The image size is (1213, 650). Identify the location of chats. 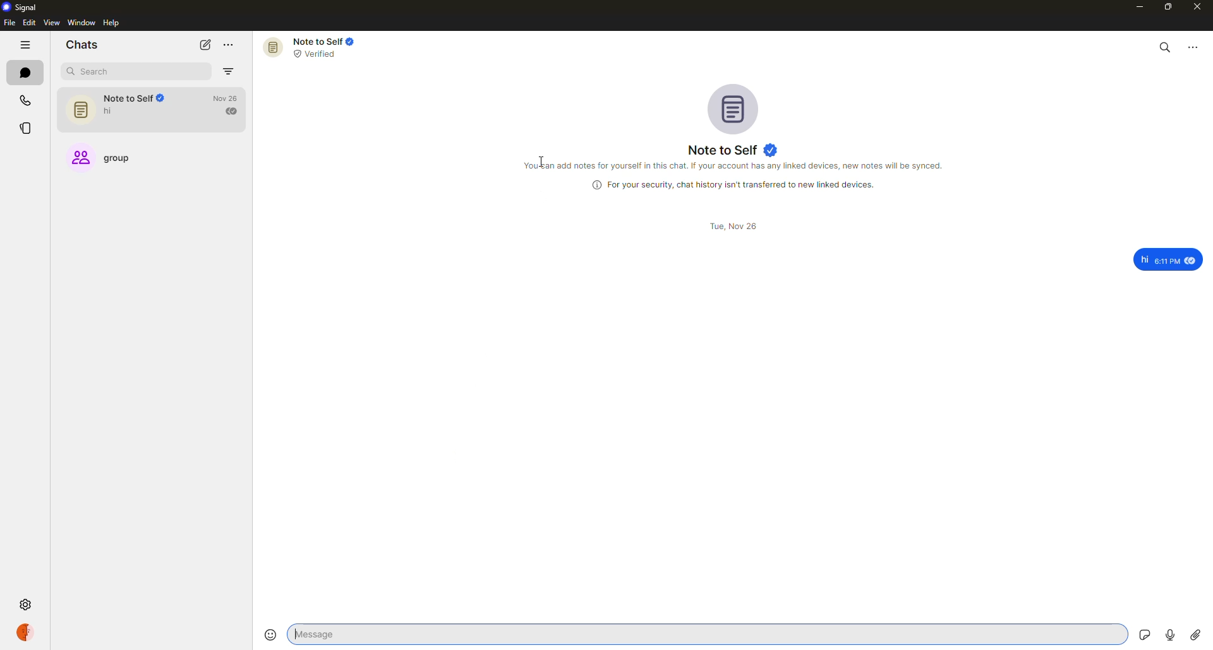
(23, 73).